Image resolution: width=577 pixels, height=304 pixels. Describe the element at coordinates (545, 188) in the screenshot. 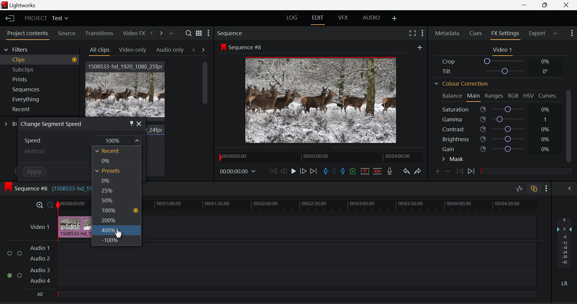

I see `Show Settings` at that location.